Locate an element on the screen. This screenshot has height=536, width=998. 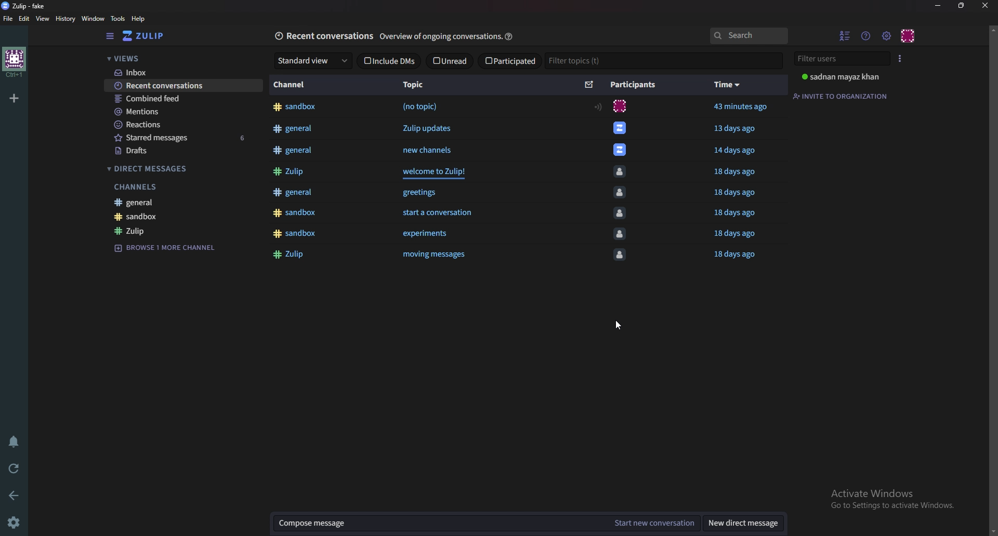
Direct messages is located at coordinates (181, 167).